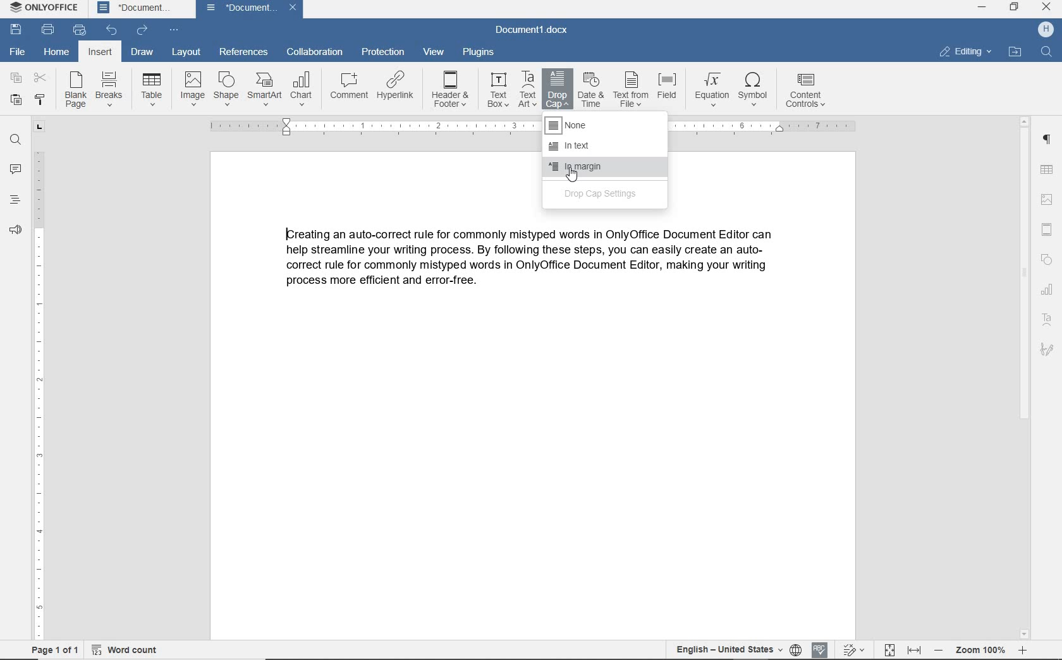 The height and width of the screenshot is (660, 1062). Describe the element at coordinates (1015, 51) in the screenshot. I see `open file location` at that location.